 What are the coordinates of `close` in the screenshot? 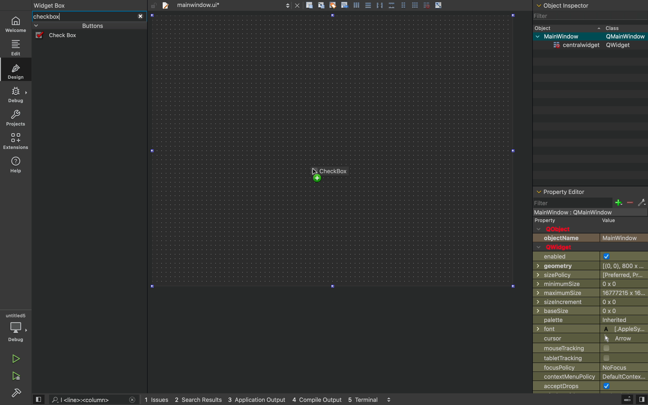 It's located at (140, 17).